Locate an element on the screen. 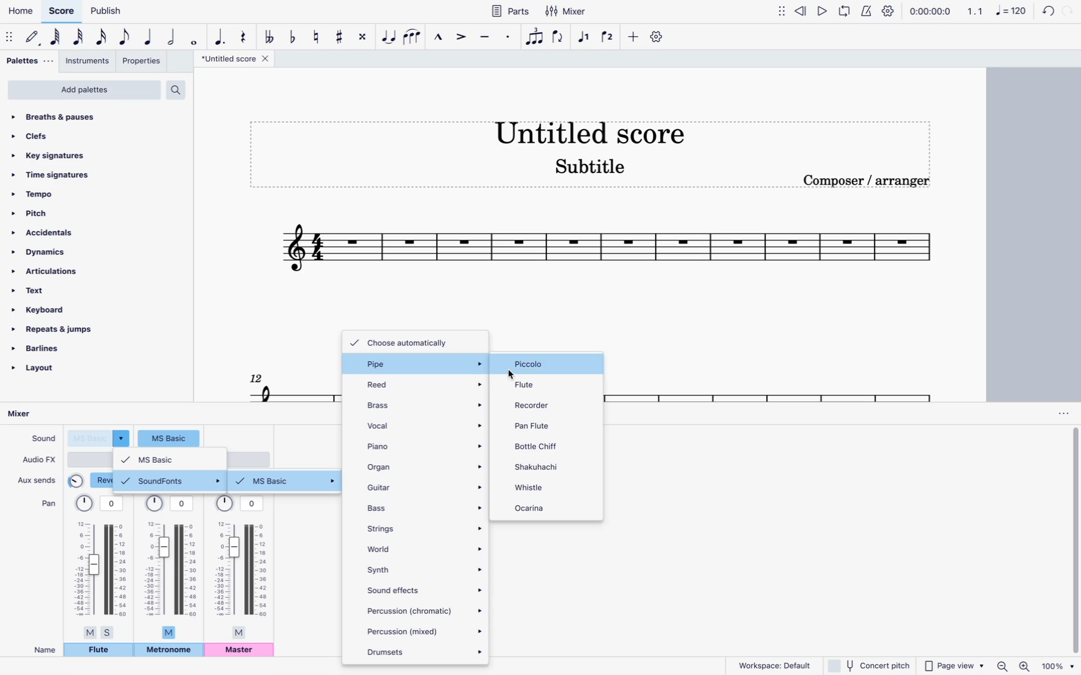 This screenshot has height=675, width=1081. search is located at coordinates (180, 89).